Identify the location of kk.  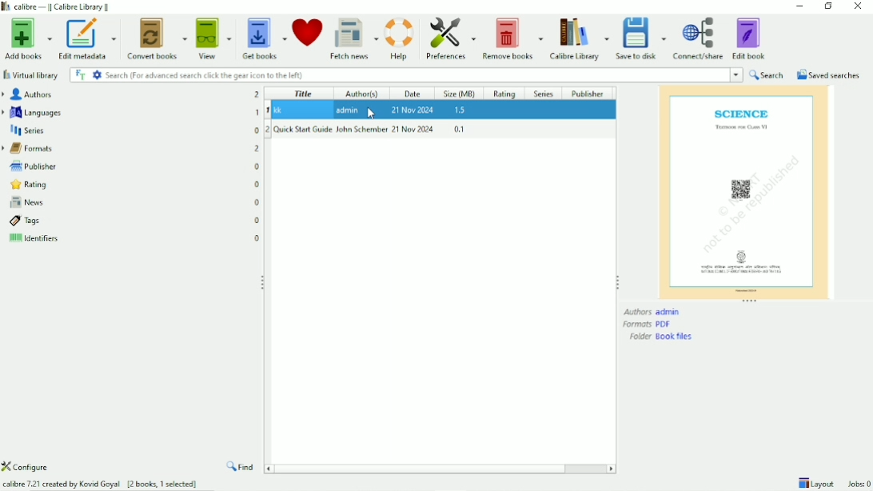
(441, 110).